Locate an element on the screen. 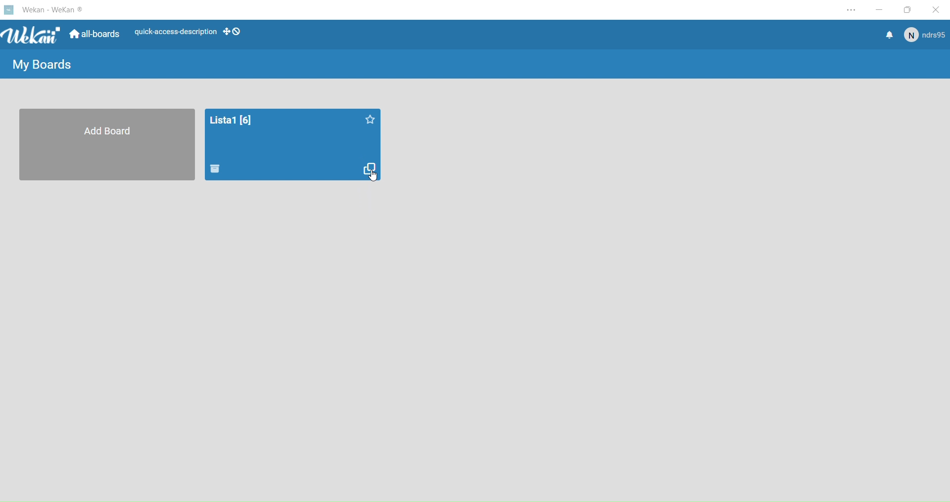 This screenshot has width=950, height=502. Add a board is located at coordinates (108, 144).